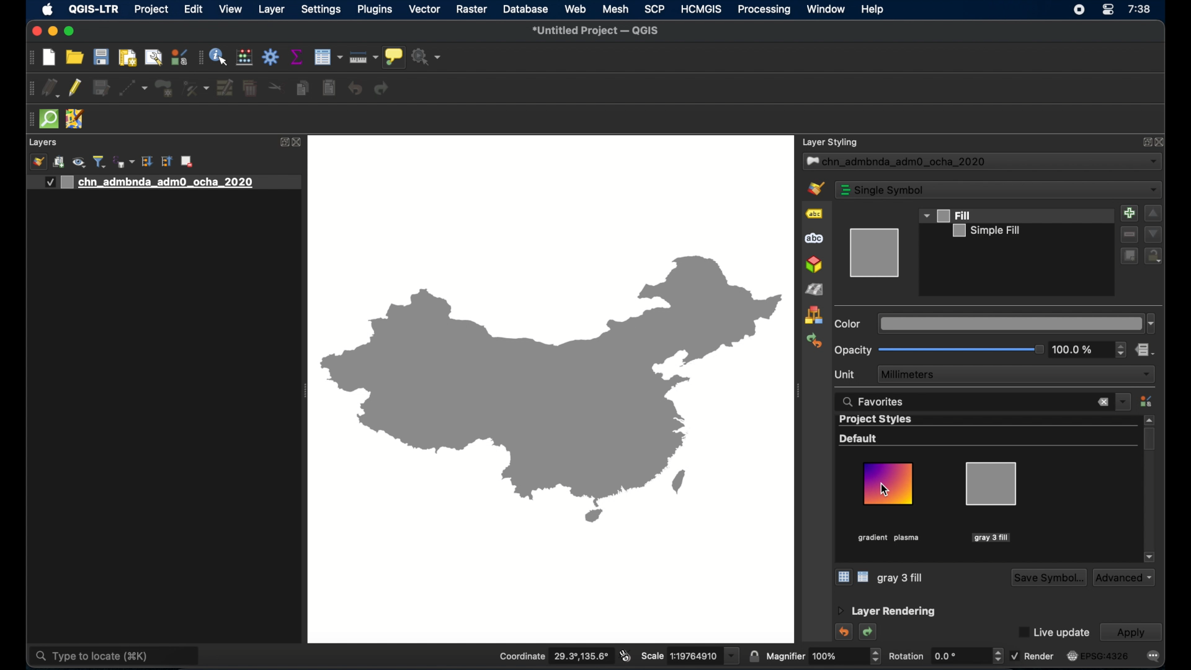 The width and height of the screenshot is (1191, 670). I want to click on expand all, so click(147, 163).